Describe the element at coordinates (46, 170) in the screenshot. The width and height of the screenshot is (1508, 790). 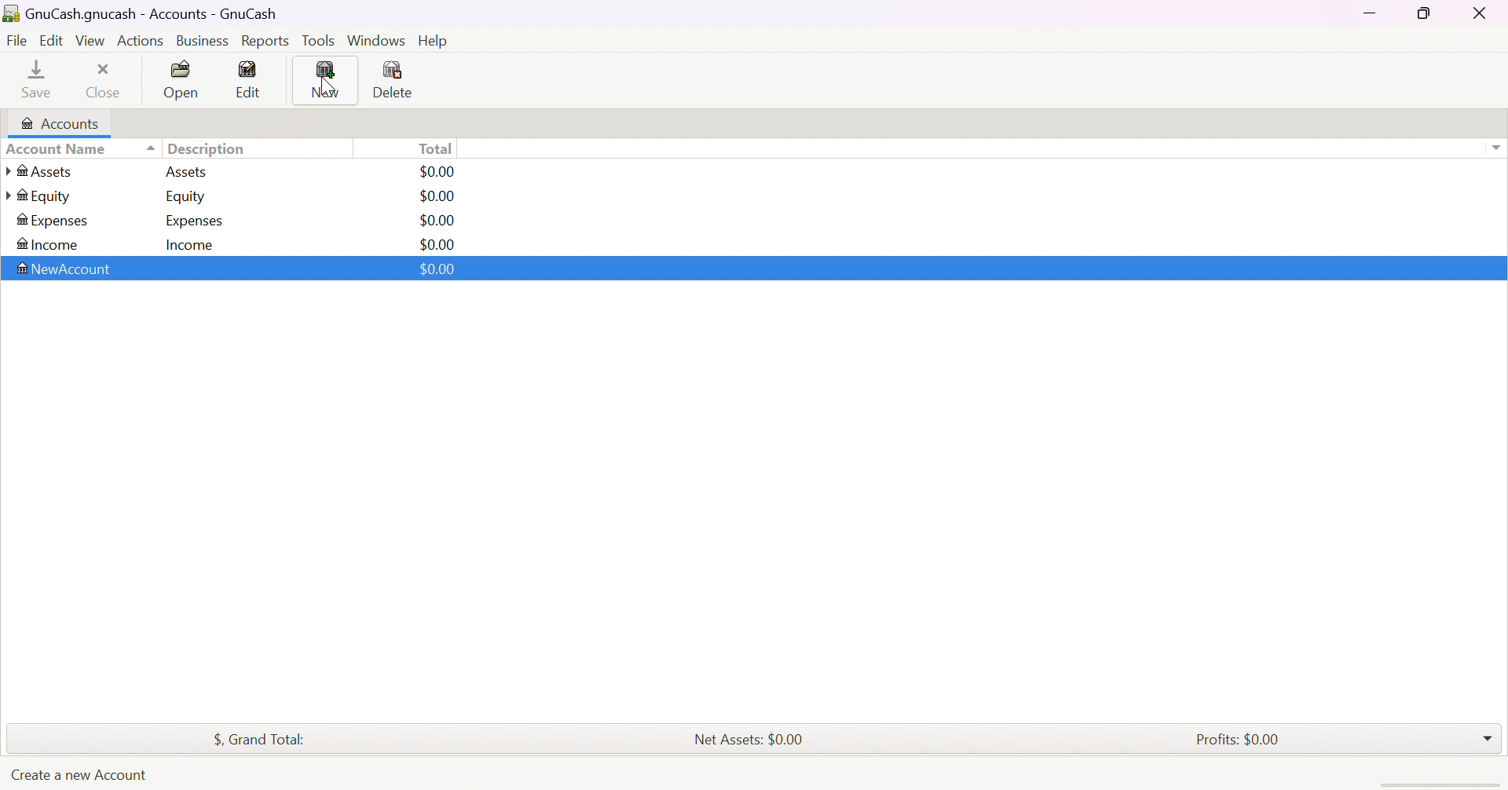
I see `Assets` at that location.